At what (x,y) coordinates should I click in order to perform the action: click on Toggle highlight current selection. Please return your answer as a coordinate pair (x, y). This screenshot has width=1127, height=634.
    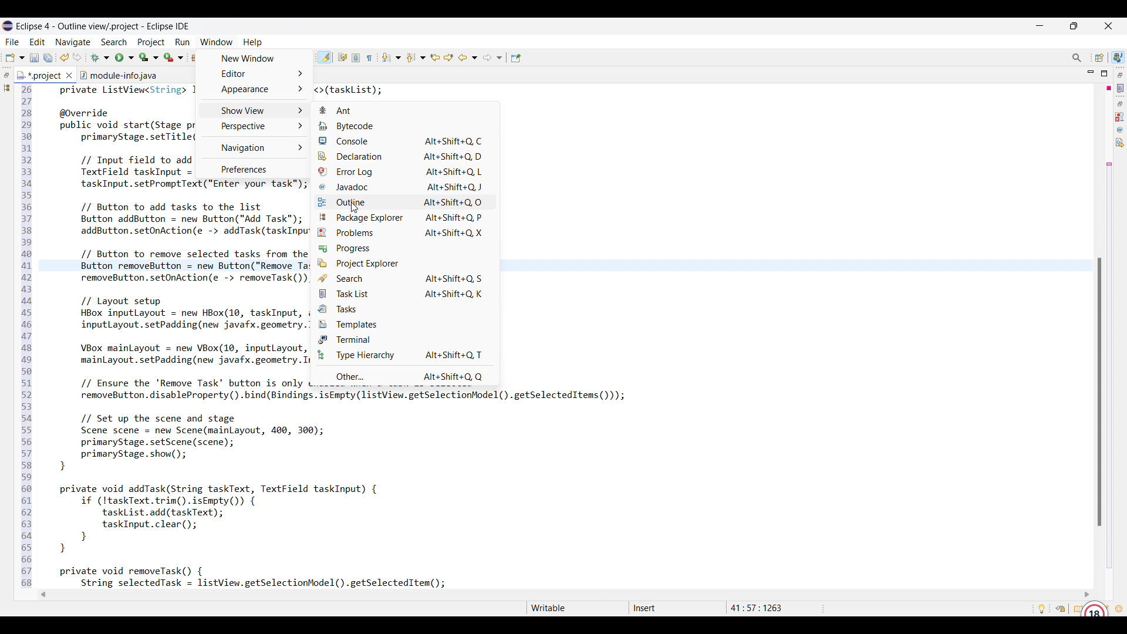
    Looking at the image, I should click on (325, 58).